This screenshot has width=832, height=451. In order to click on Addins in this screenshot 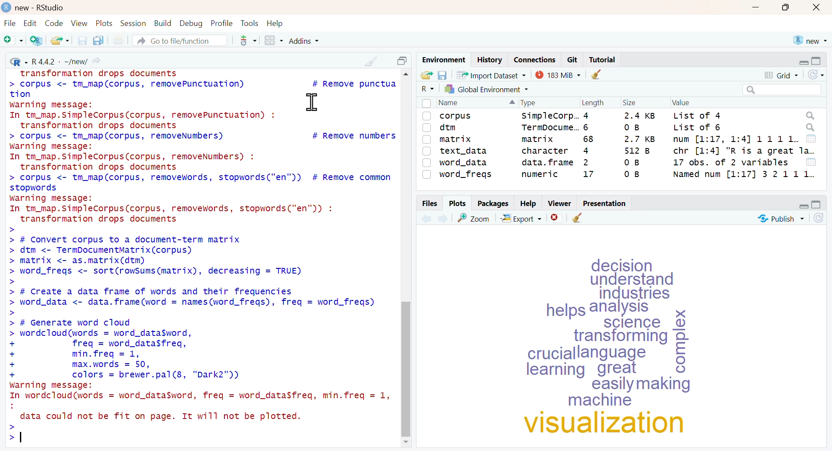, I will do `click(305, 41)`.